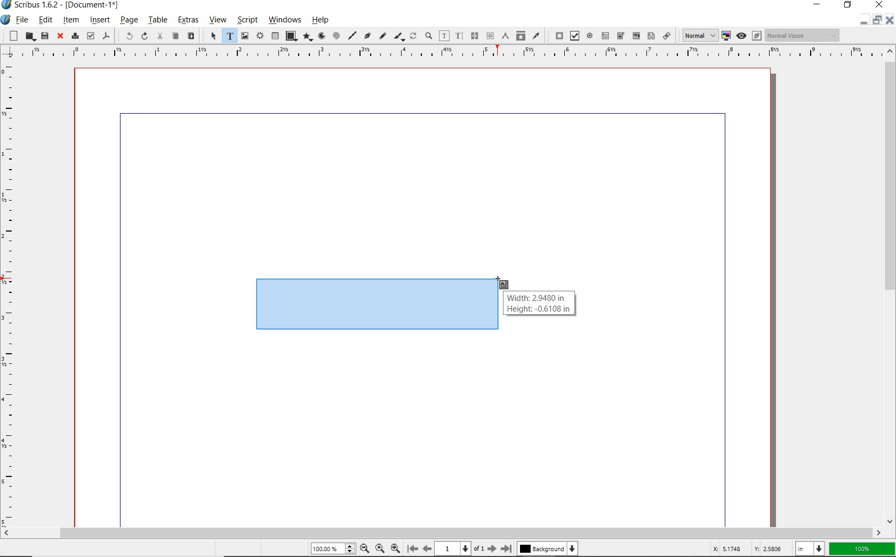  Describe the element at coordinates (635, 35) in the screenshot. I see `pdf list box` at that location.